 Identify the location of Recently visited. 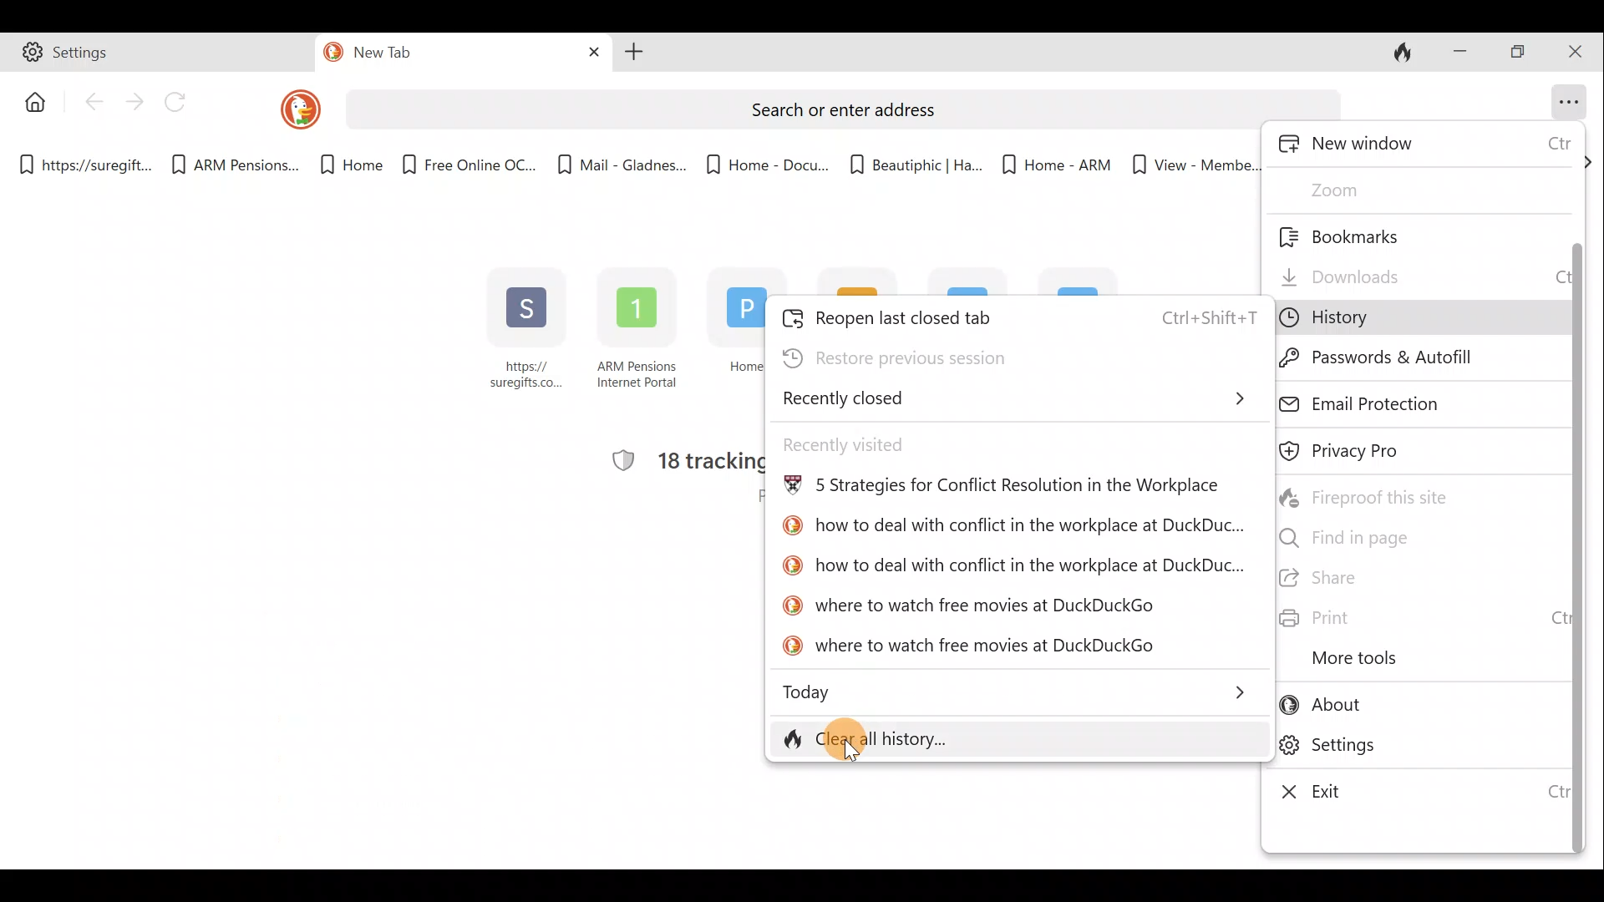
(886, 443).